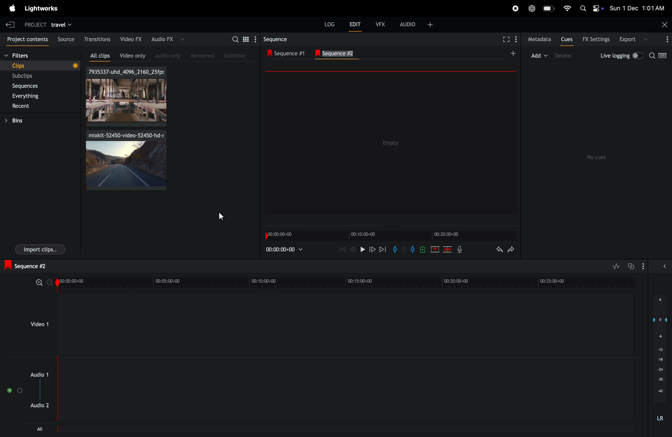 The width and height of the screenshot is (672, 437). I want to click on video clips, so click(126, 160).